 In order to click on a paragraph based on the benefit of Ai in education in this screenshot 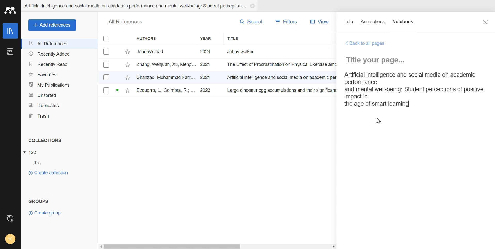, I will do `click(412, 89)`.